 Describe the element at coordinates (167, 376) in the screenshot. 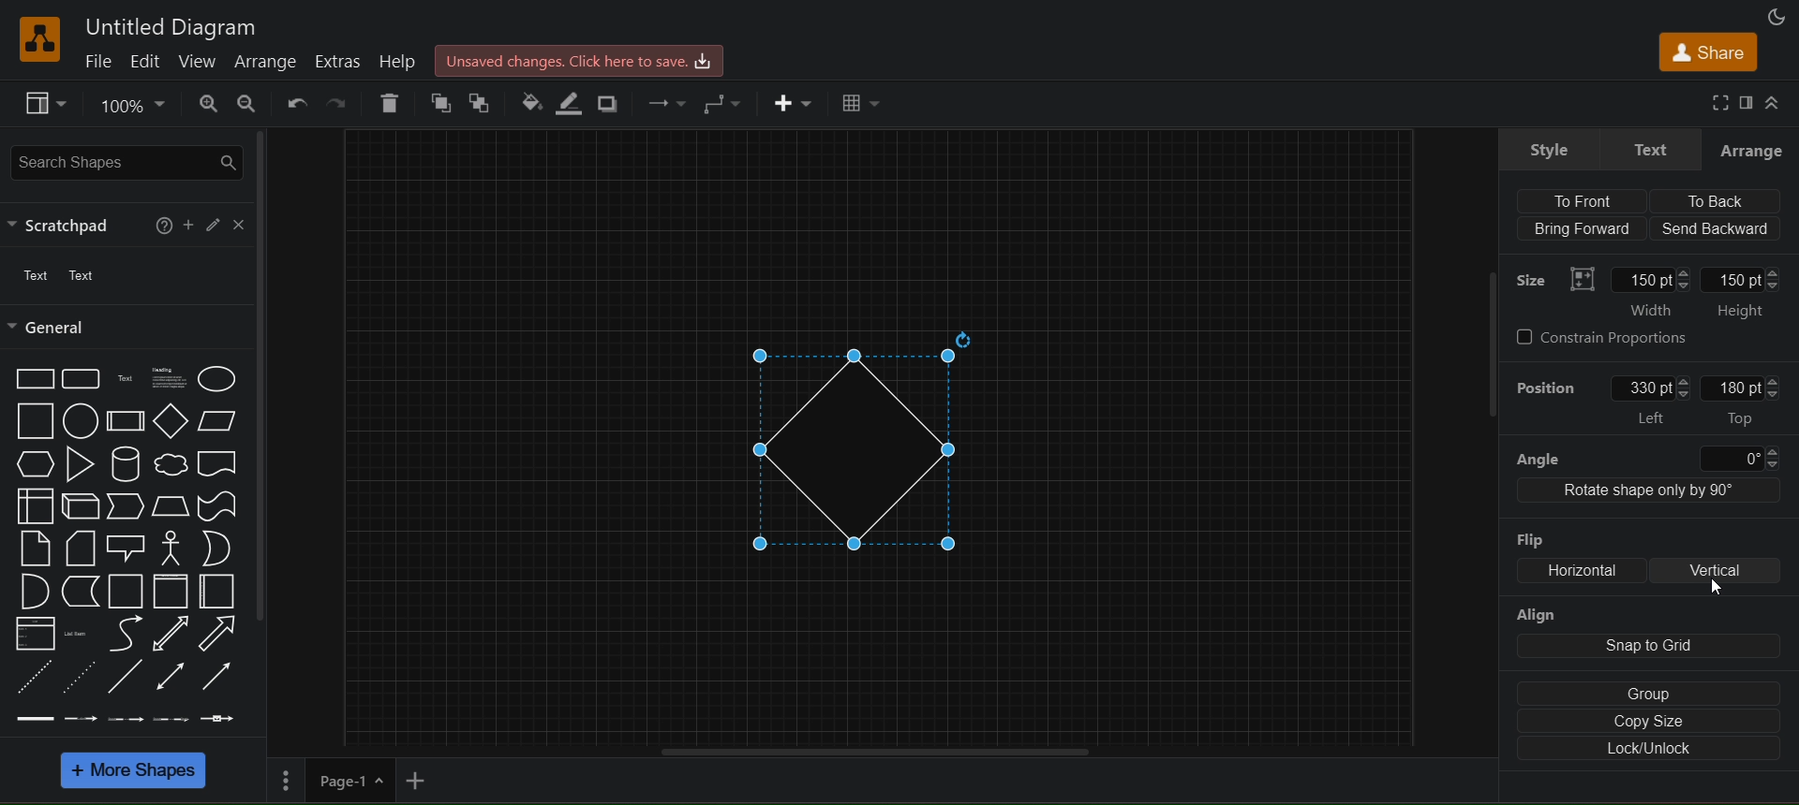

I see `headings` at that location.